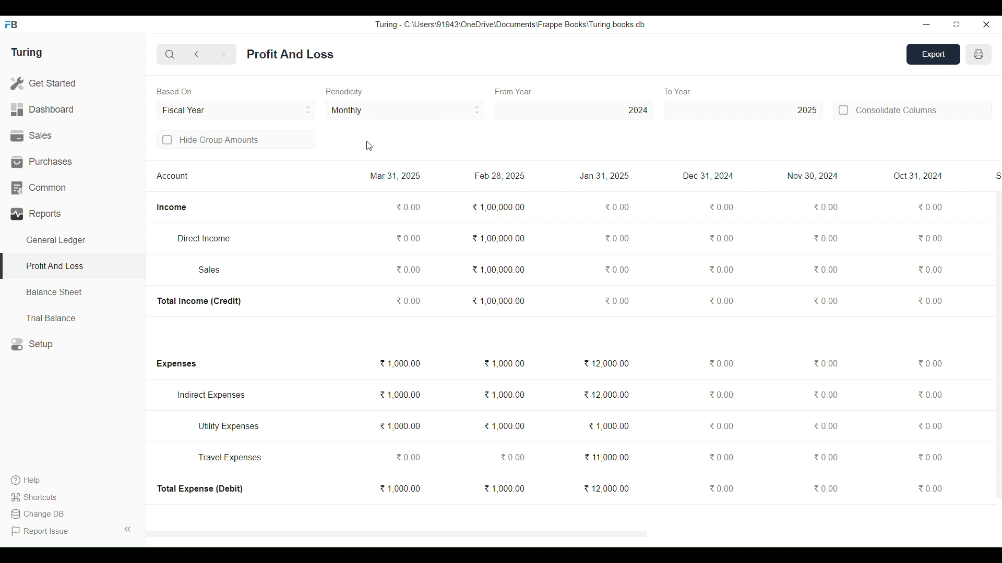 The width and height of the screenshot is (1002, 563). Describe the element at coordinates (512, 457) in the screenshot. I see `0.00` at that location.